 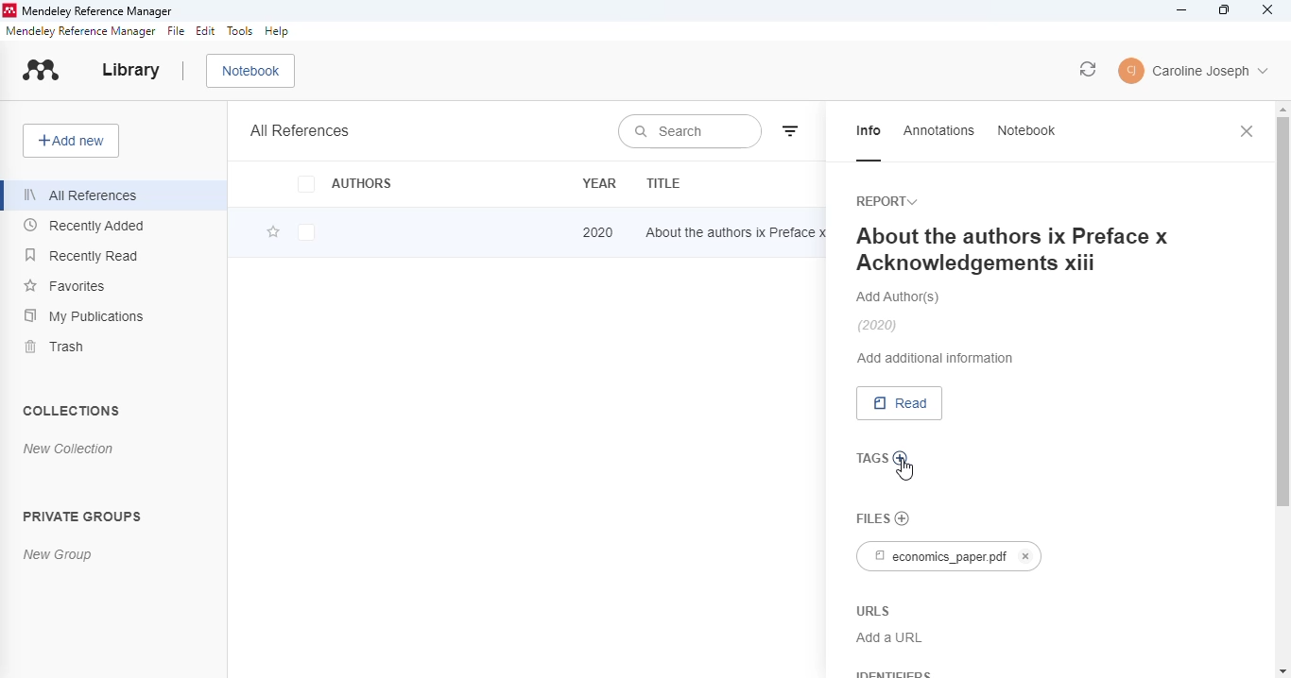 I want to click on About the authors ix Preface x Acknowledgements xiii, so click(x=1012, y=248).